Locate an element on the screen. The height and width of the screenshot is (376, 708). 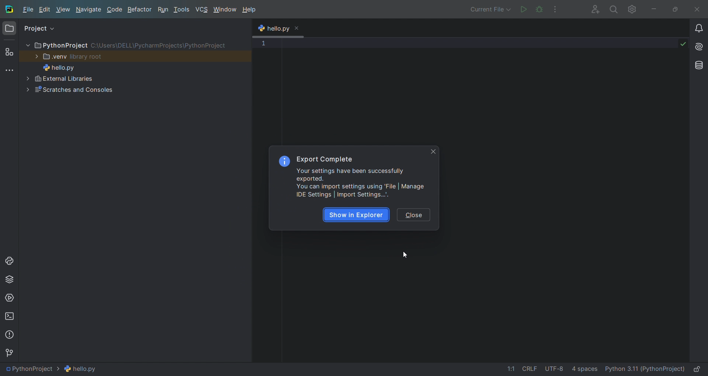
hello.py is located at coordinates (65, 67).